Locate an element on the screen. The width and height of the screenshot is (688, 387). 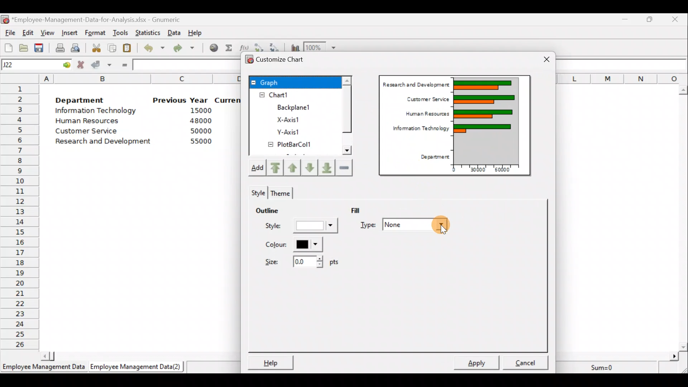
Create a new workbook is located at coordinates (8, 47).